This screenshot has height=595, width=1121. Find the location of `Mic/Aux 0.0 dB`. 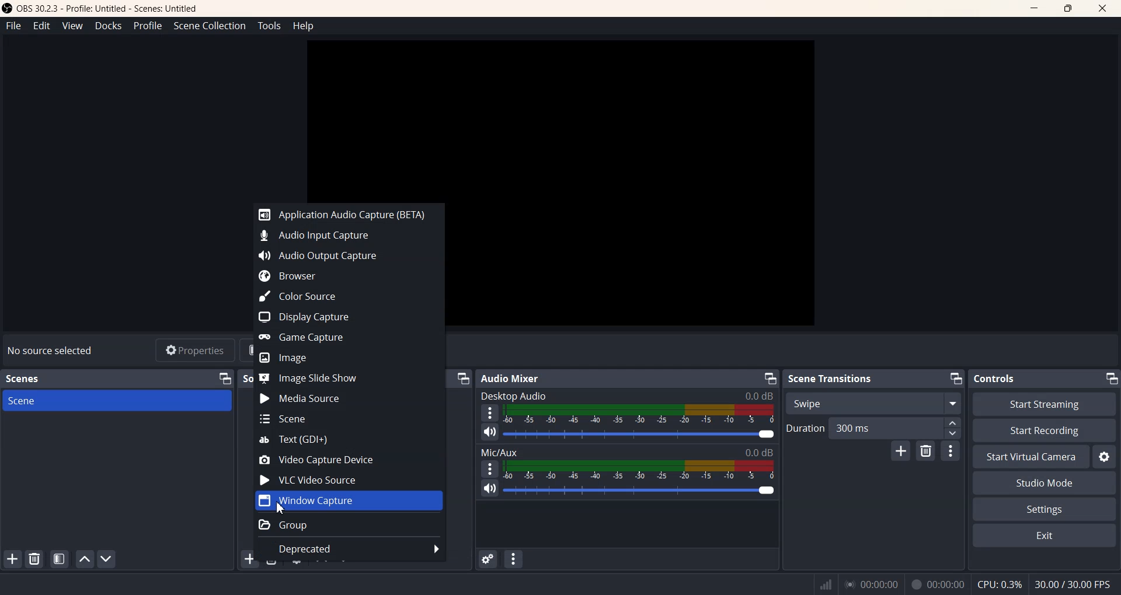

Mic/Aux 0.0 dB is located at coordinates (626, 452).